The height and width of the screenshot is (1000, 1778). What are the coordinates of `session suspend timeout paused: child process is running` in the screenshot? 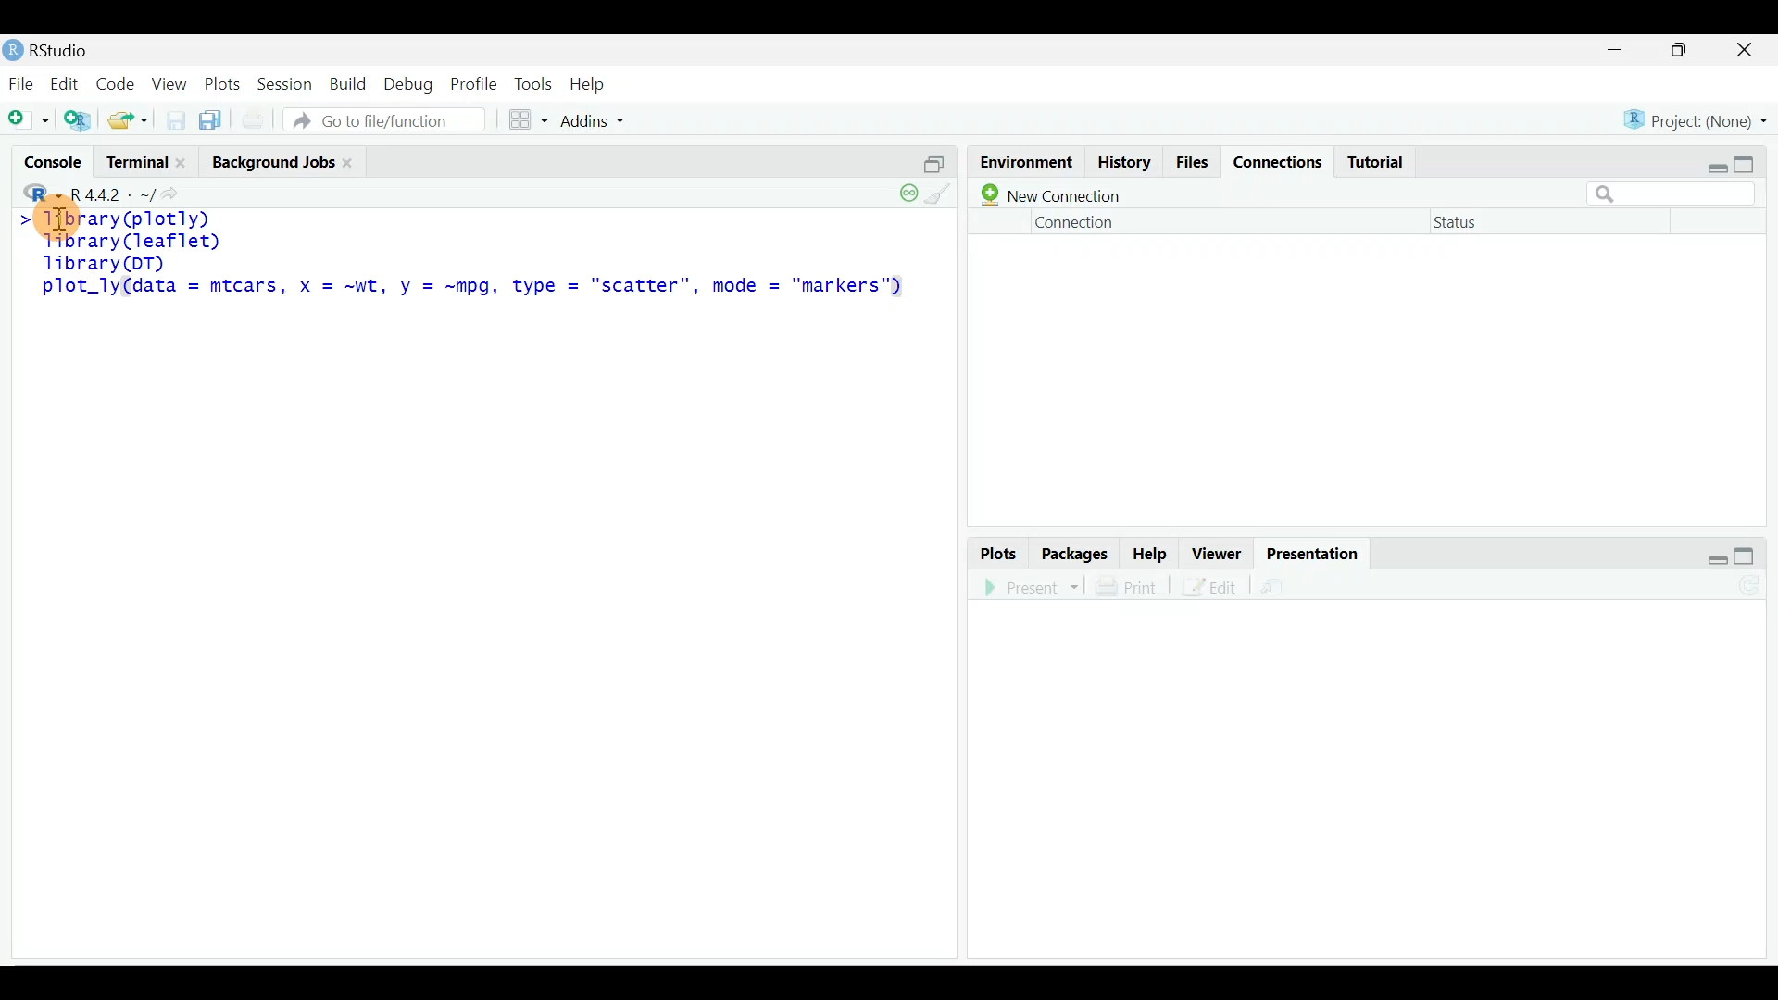 It's located at (904, 201).